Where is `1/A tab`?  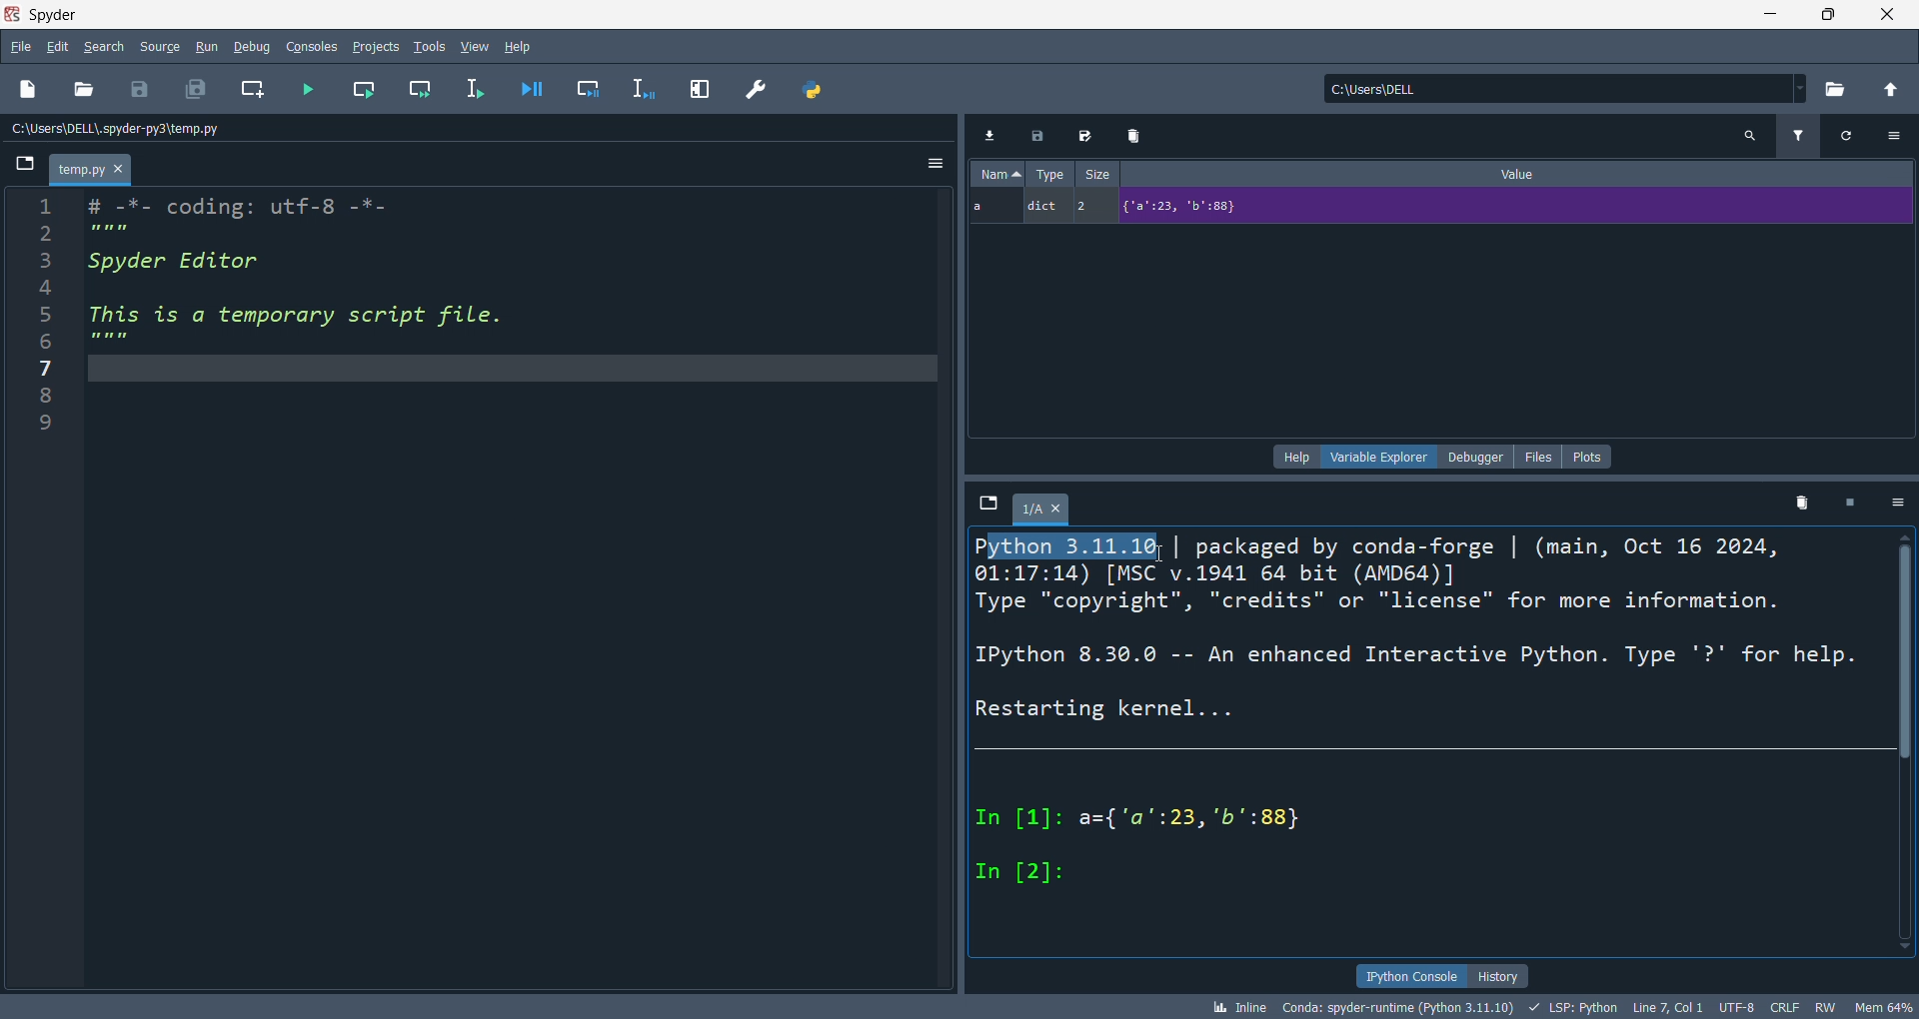
1/A tab is located at coordinates (1046, 512).